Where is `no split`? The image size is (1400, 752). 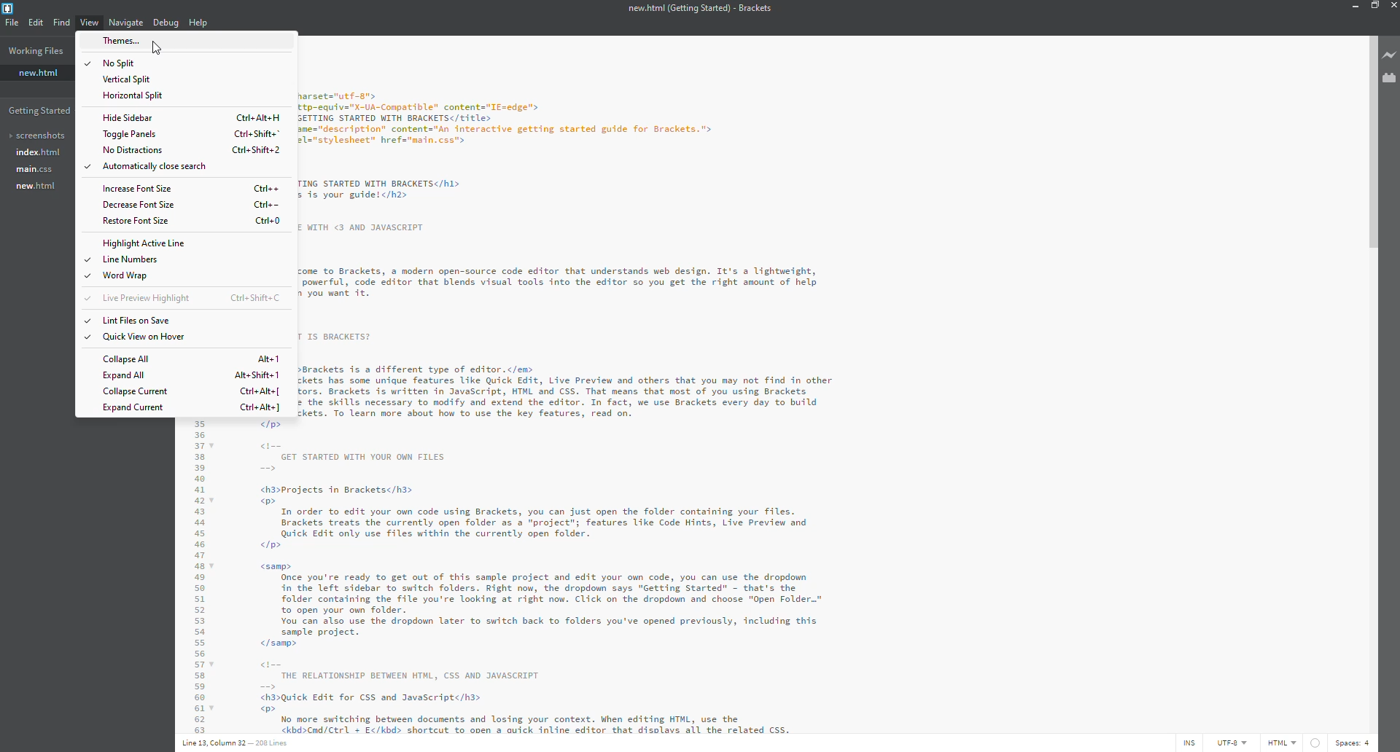 no split is located at coordinates (124, 63).